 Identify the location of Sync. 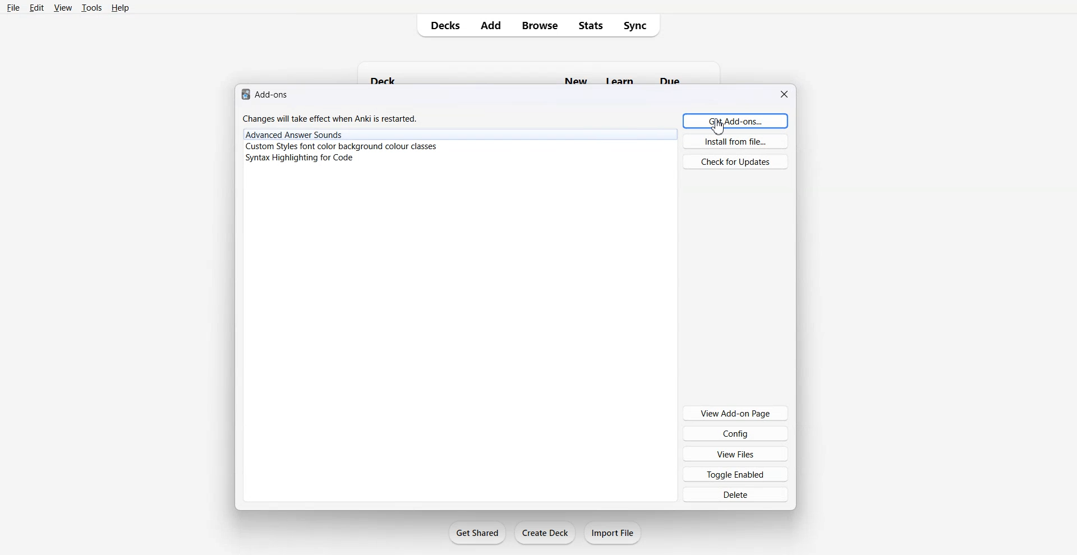
(638, 25).